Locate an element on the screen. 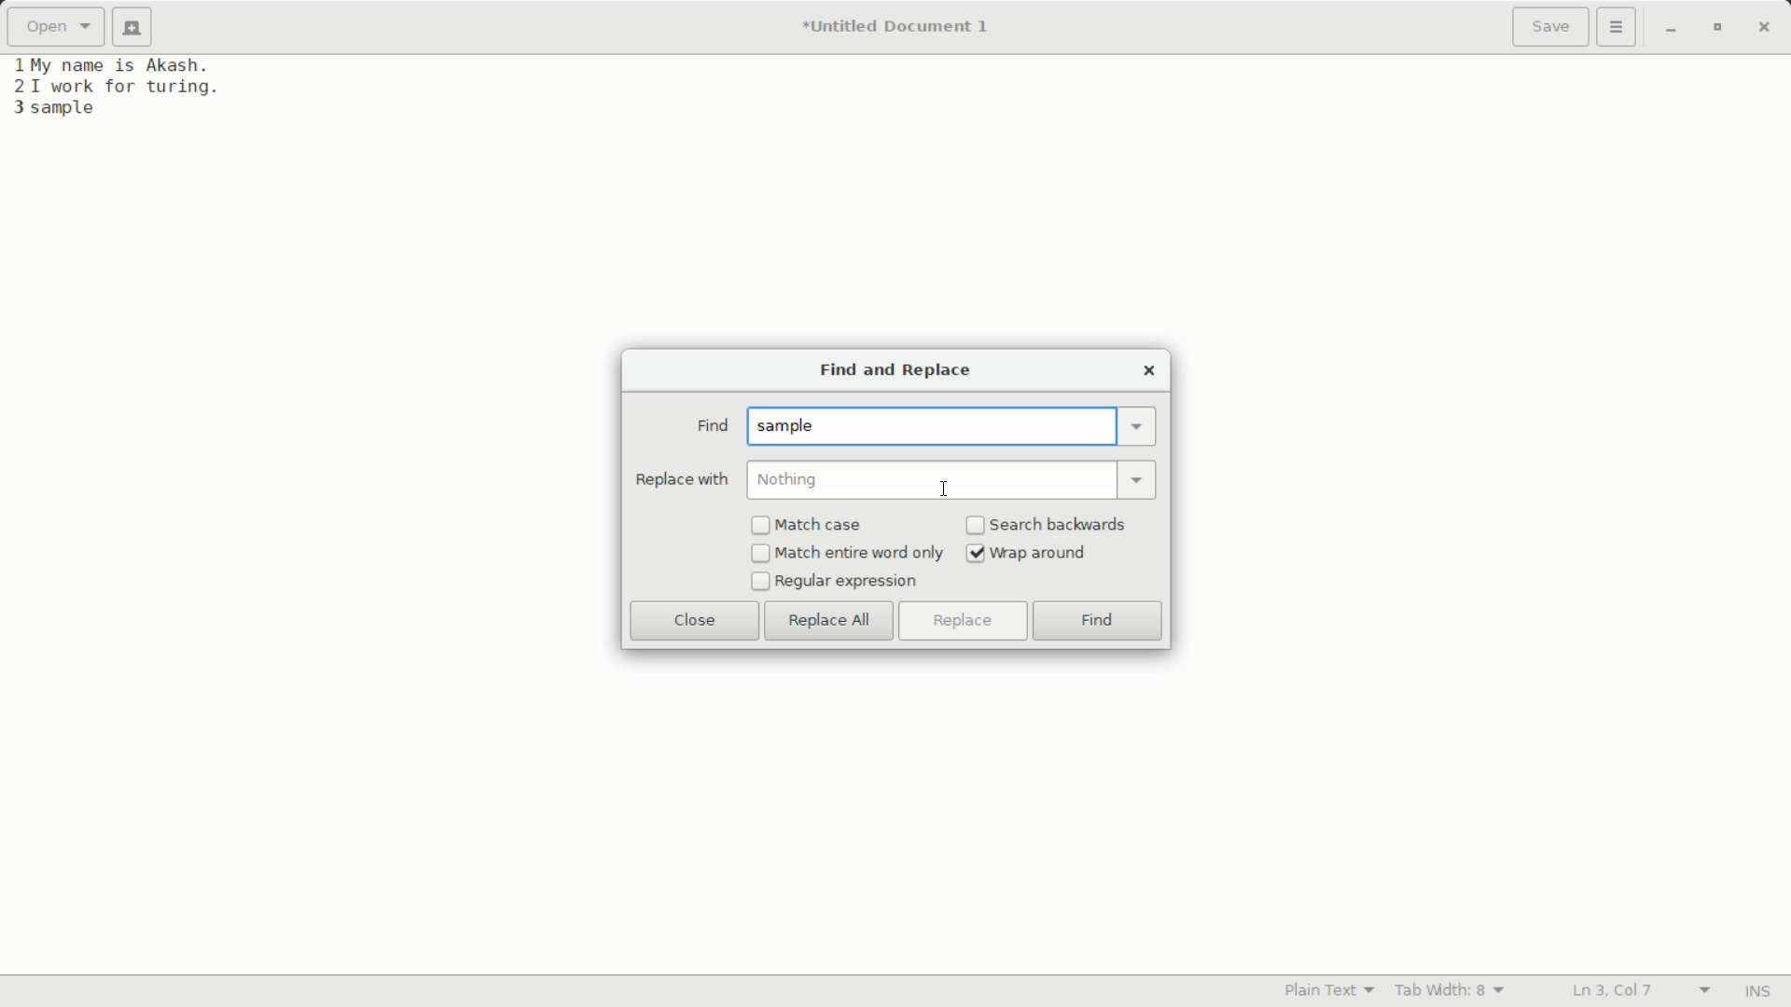 The height and width of the screenshot is (1007, 1791). plain text is located at coordinates (1334, 989).